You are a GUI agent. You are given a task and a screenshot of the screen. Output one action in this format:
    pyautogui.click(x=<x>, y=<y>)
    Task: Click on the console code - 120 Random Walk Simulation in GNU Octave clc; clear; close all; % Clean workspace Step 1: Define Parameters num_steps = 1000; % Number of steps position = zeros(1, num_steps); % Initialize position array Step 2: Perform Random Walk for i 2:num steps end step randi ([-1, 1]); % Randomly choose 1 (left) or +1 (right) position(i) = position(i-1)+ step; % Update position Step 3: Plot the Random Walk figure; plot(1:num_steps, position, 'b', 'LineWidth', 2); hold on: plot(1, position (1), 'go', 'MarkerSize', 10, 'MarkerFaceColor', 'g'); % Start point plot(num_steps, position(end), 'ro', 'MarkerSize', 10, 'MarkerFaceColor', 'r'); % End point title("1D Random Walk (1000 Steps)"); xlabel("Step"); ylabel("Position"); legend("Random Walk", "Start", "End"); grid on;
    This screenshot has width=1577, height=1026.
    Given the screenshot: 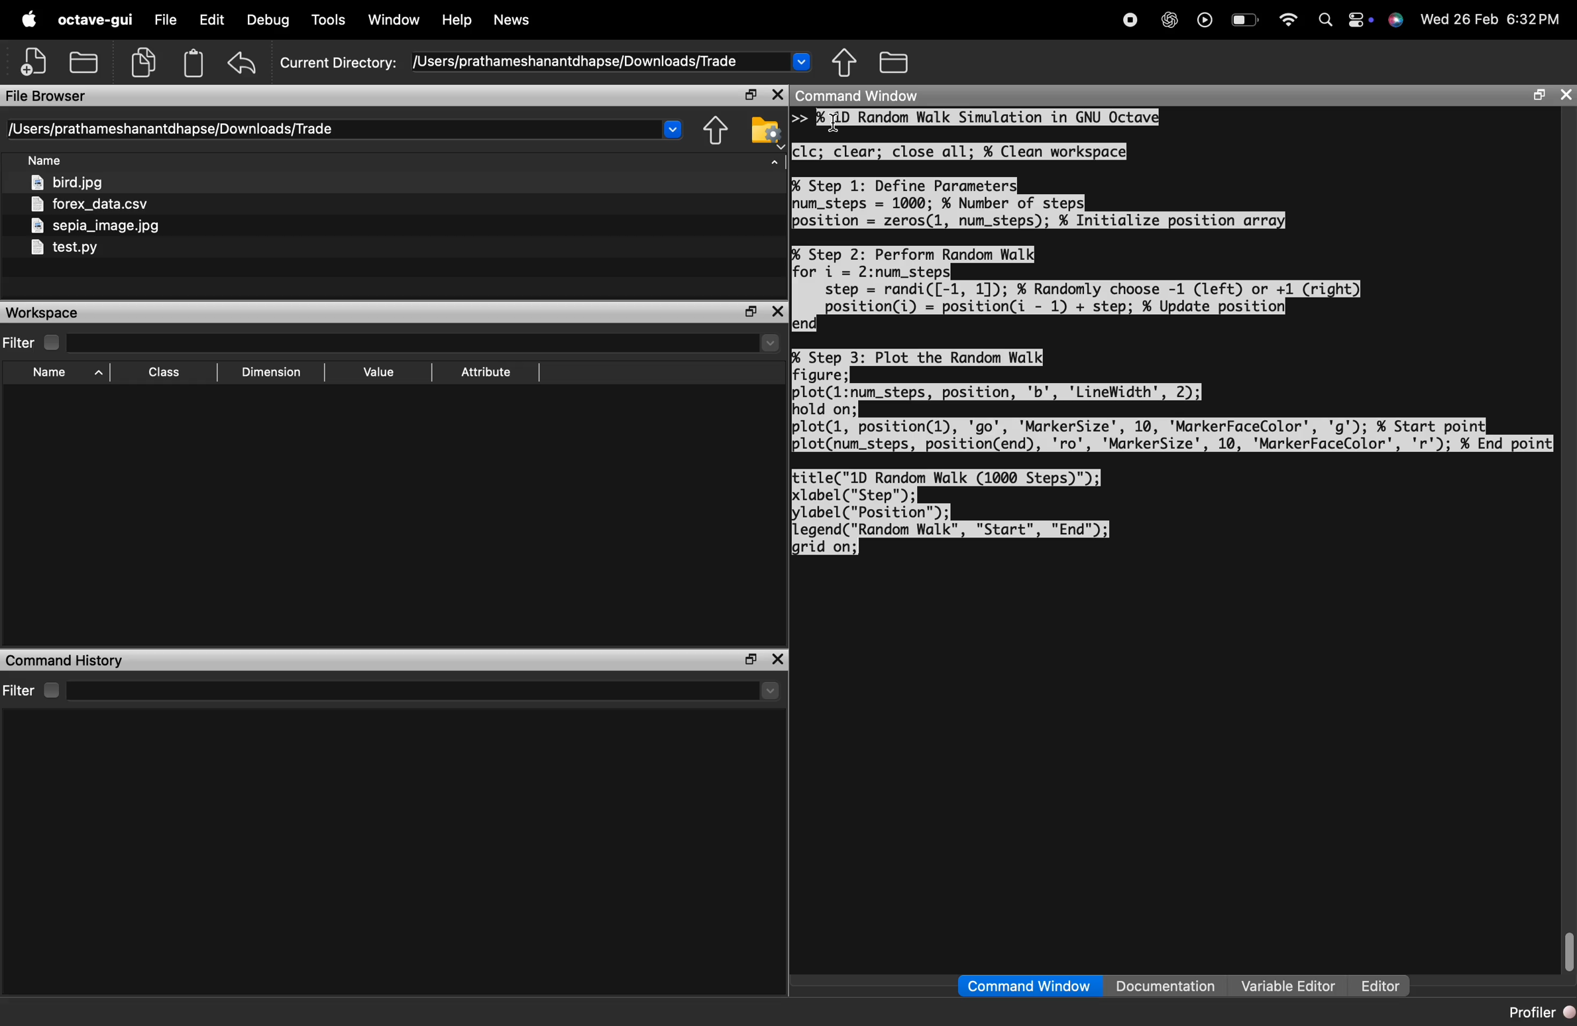 What is the action you would take?
    pyautogui.click(x=1175, y=335)
    